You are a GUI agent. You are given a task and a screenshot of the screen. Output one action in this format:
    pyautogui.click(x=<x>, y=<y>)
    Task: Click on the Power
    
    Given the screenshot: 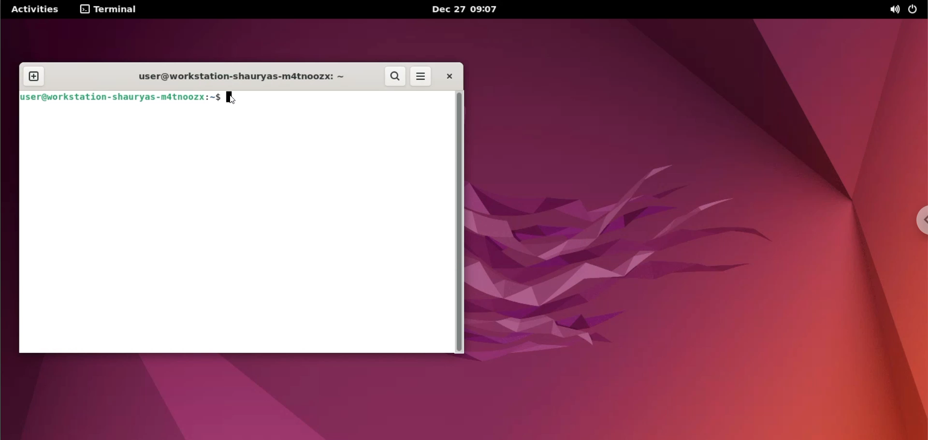 What is the action you would take?
    pyautogui.click(x=914, y=10)
    